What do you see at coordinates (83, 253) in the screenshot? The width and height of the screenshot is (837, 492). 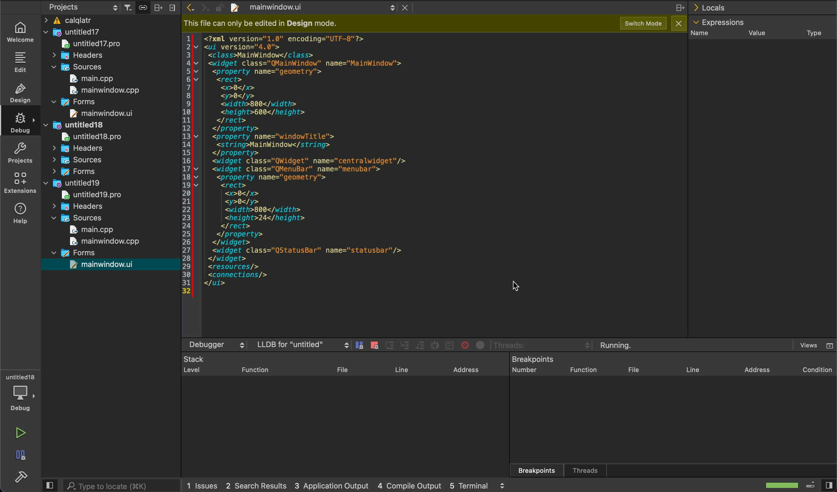 I see `forms` at bounding box center [83, 253].